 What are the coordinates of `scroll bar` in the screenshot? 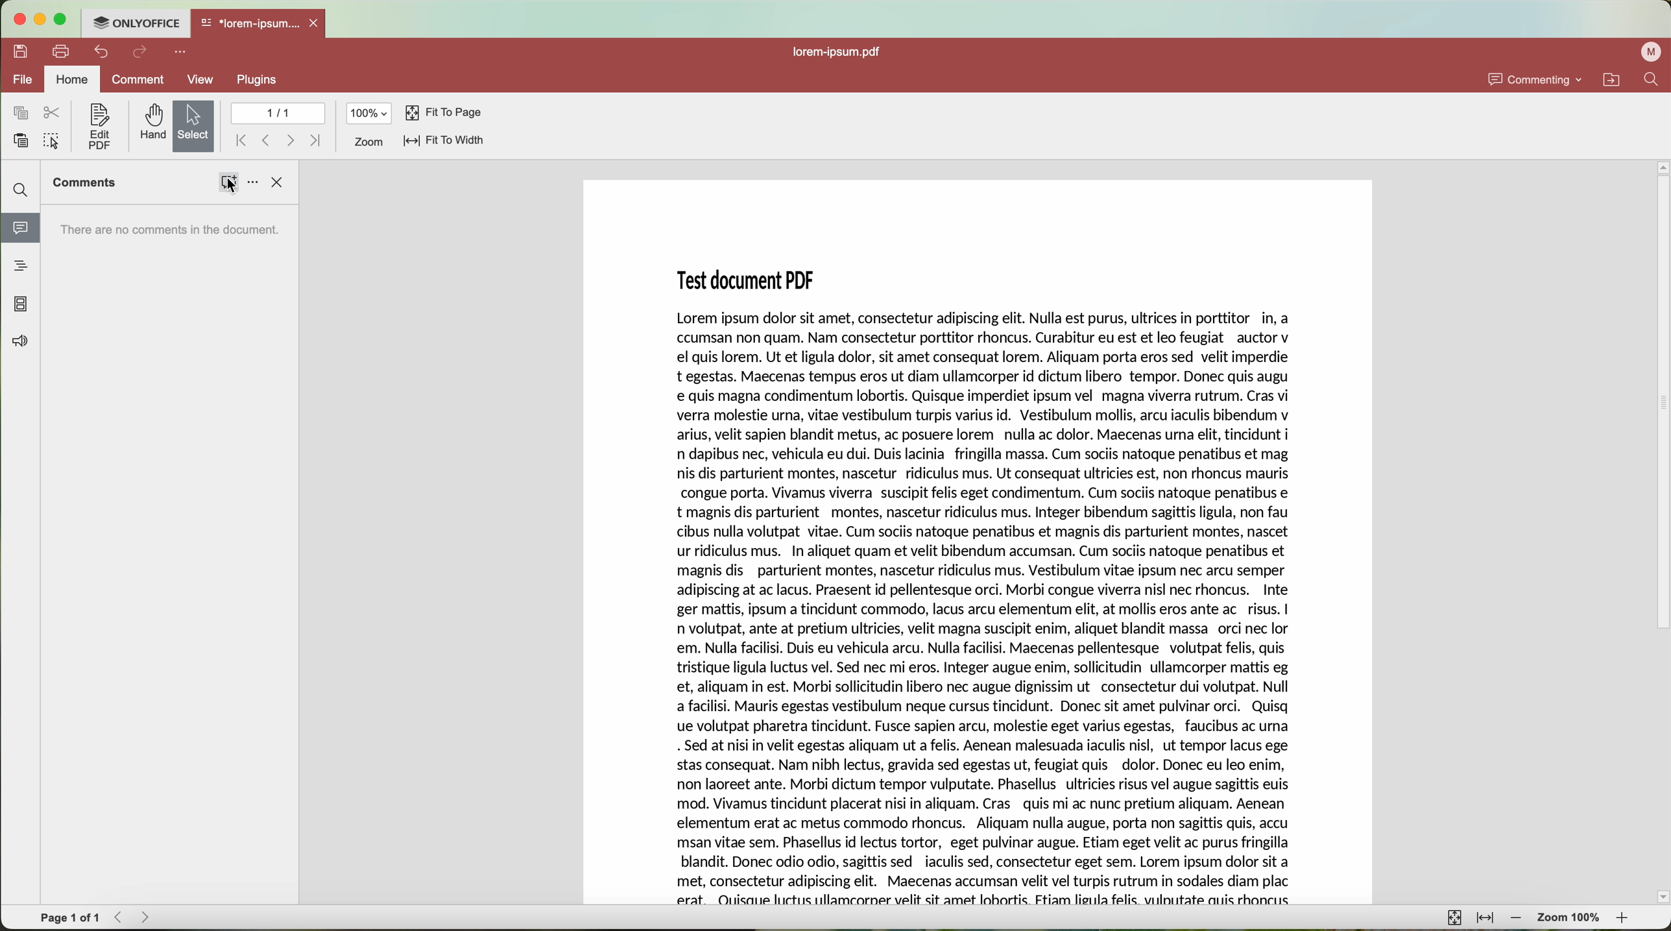 It's located at (1661, 532).